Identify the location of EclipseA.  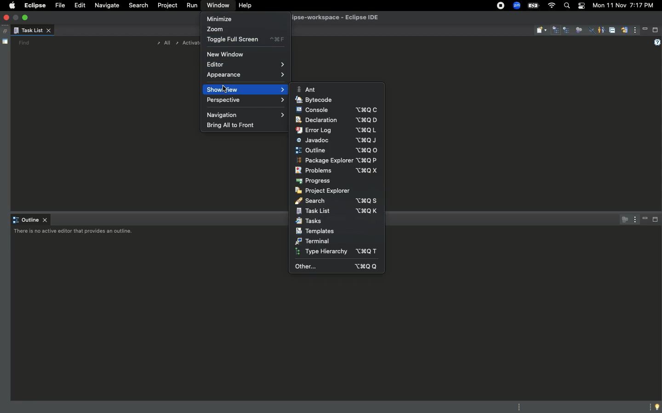
(34, 6).